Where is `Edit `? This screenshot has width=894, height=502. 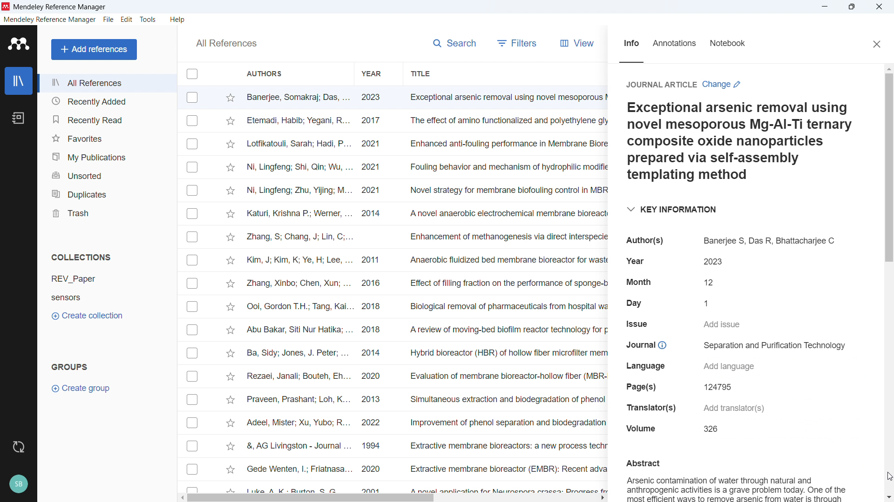 Edit  is located at coordinates (127, 20).